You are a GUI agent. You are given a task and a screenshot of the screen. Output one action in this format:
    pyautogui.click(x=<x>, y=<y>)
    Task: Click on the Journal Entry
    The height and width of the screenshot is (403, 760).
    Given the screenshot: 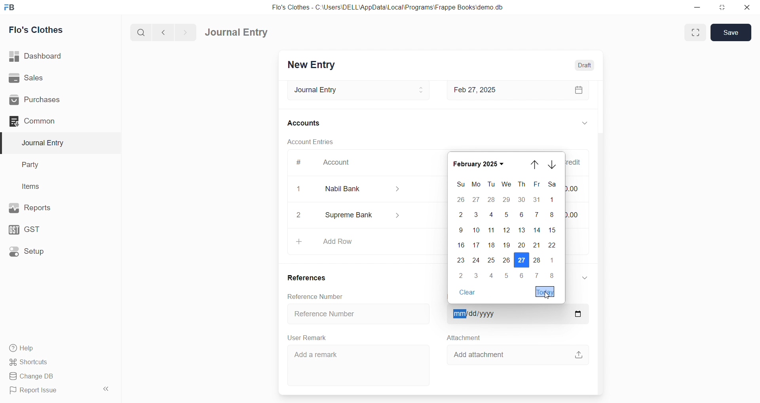 What is the action you would take?
    pyautogui.click(x=356, y=90)
    